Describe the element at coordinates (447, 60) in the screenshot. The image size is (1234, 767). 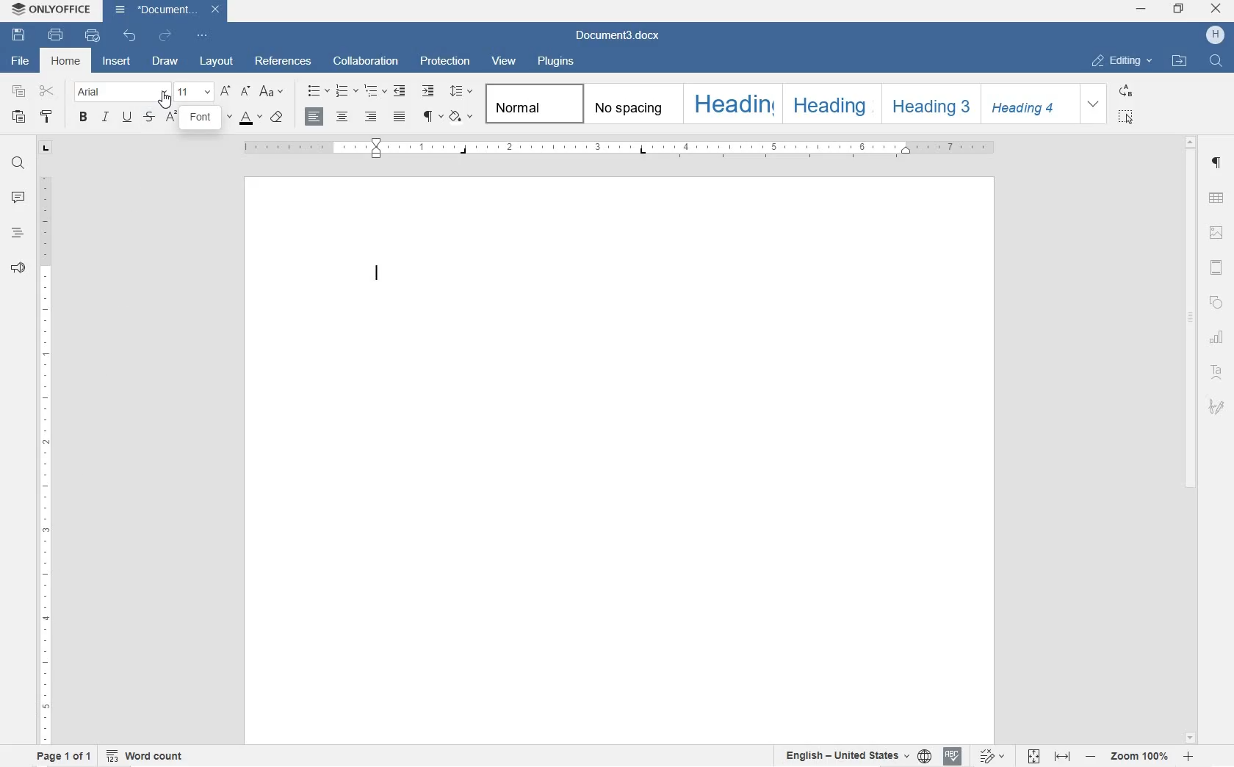
I see `PROTECTION` at that location.